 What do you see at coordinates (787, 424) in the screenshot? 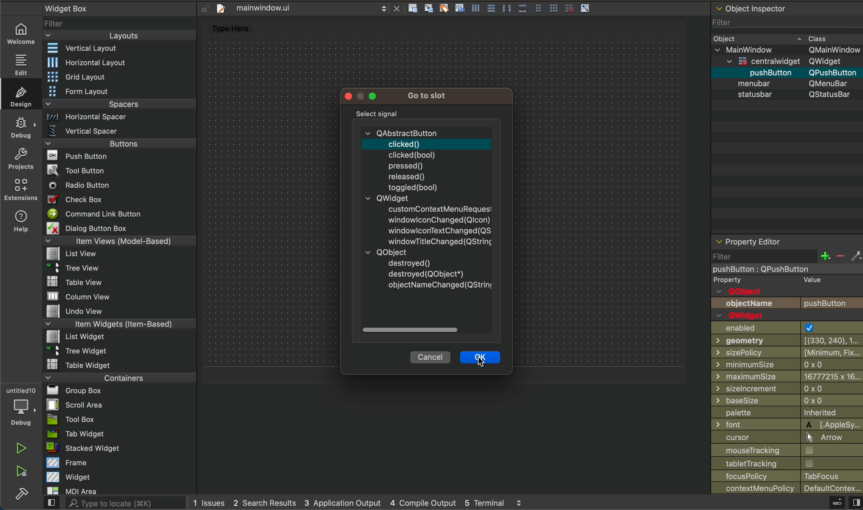
I see `font` at bounding box center [787, 424].